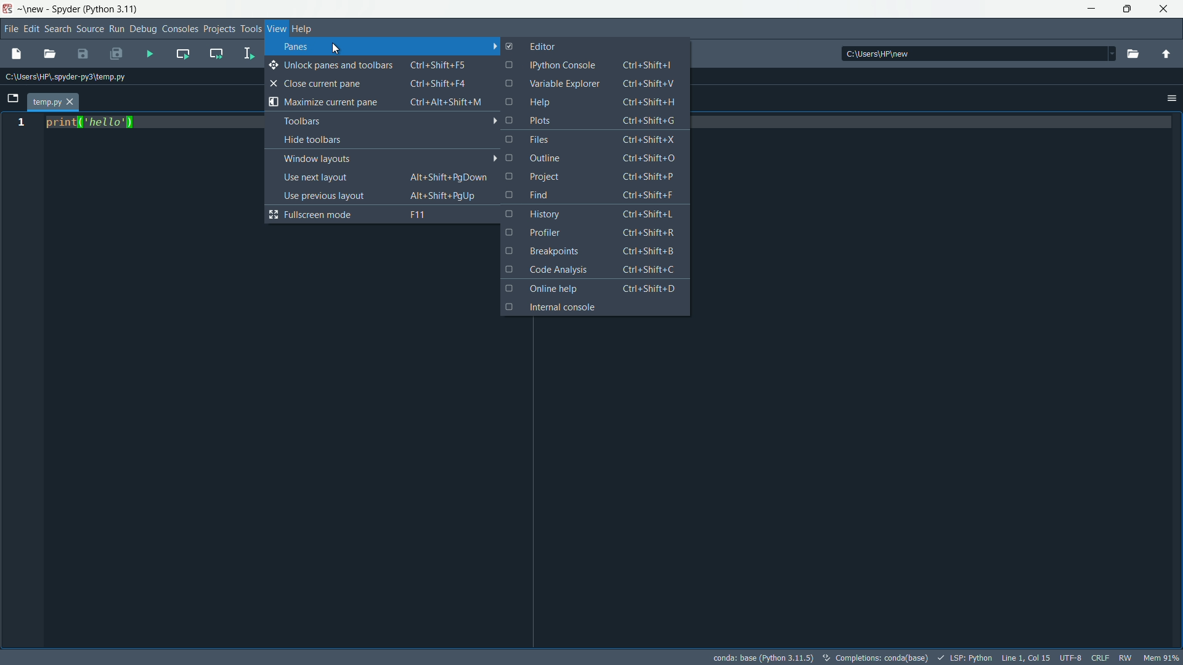 This screenshot has height=665, width=1183. Describe the element at coordinates (51, 54) in the screenshot. I see `open file` at that location.